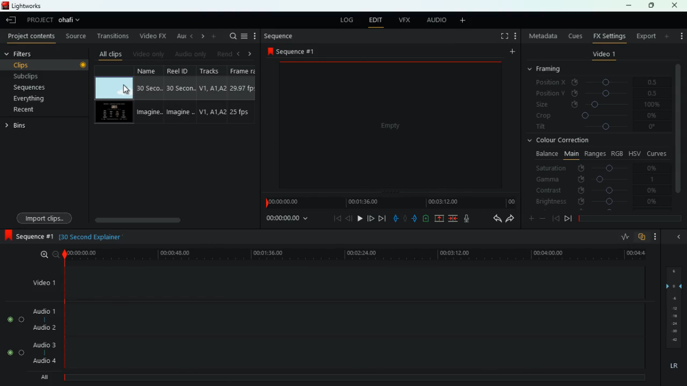  What do you see at coordinates (602, 93) in the screenshot?
I see `position y` at bounding box center [602, 93].